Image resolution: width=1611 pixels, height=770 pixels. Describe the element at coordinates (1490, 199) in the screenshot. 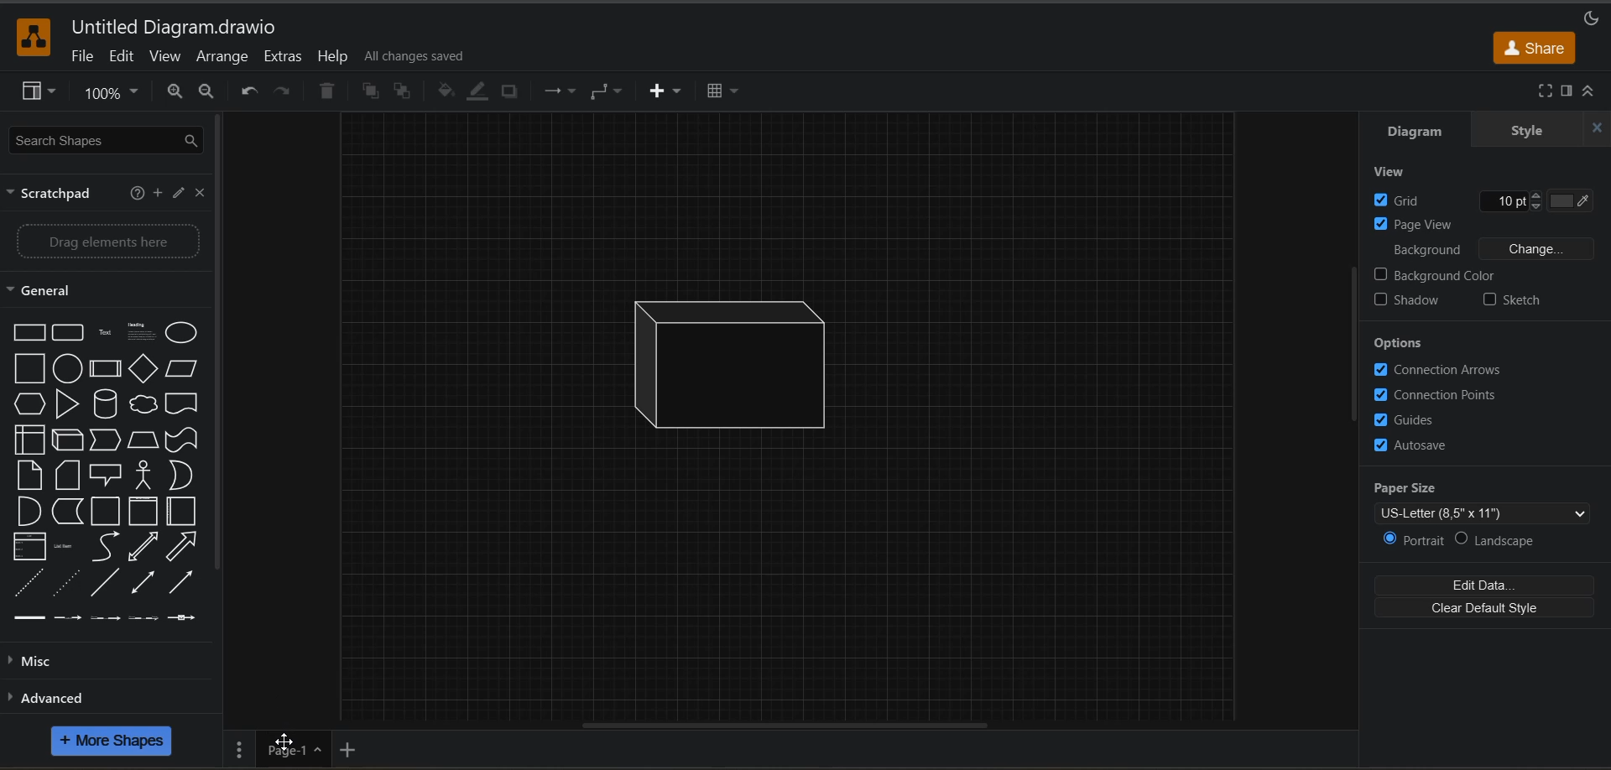

I see `Grid size` at that location.